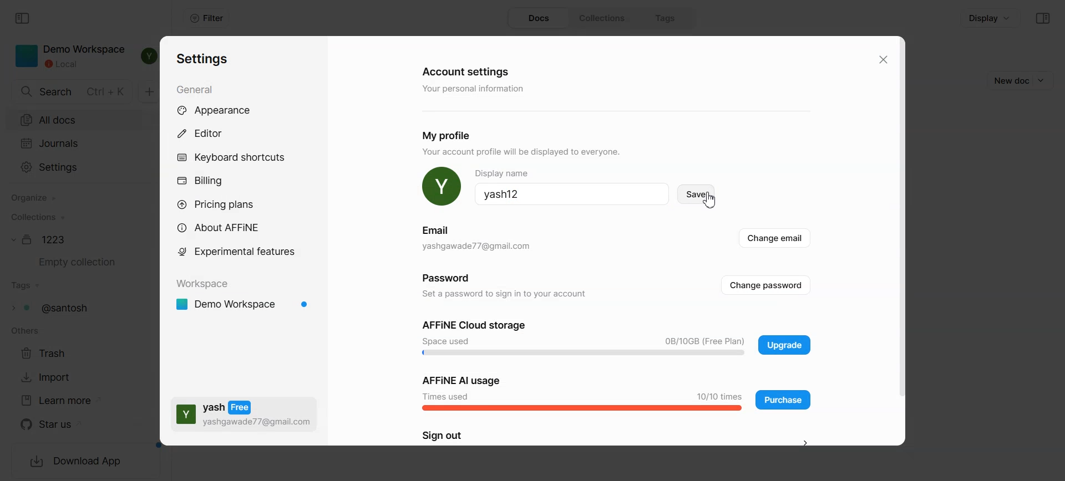 Image resolution: width=1065 pixels, height=481 pixels. Describe the element at coordinates (26, 286) in the screenshot. I see `Tags` at that location.